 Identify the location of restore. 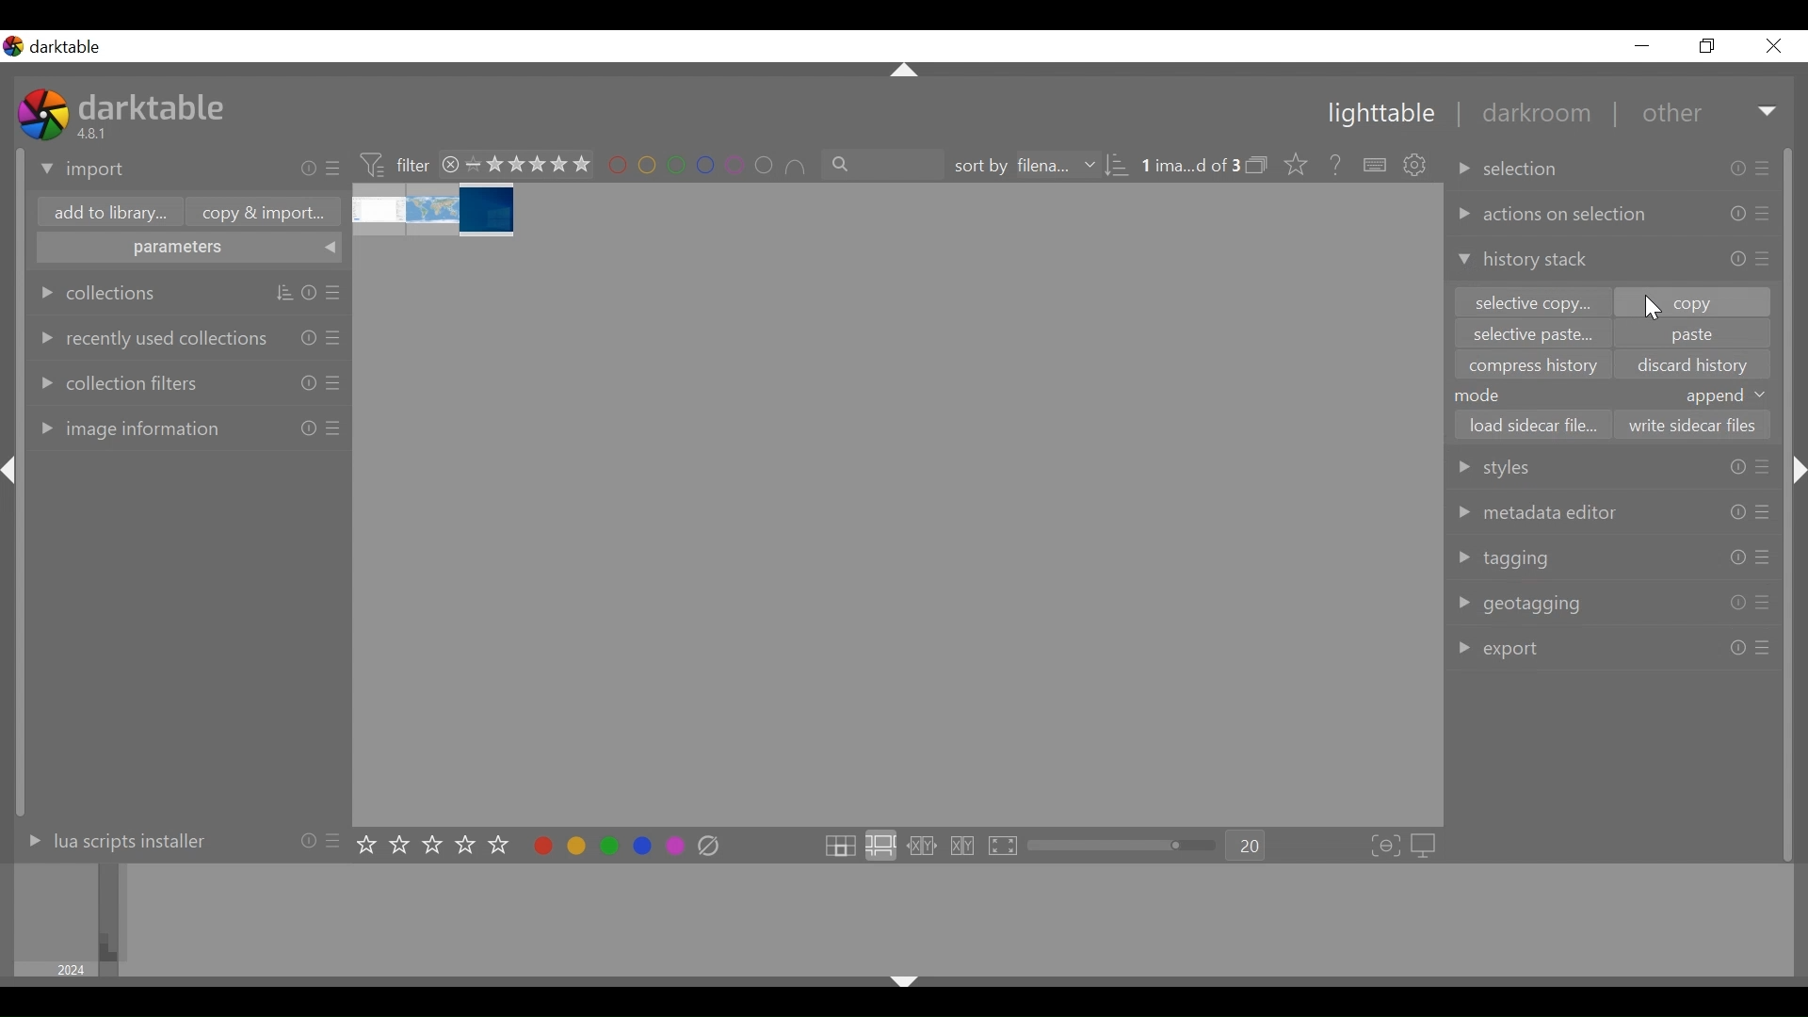
(1704, 46).